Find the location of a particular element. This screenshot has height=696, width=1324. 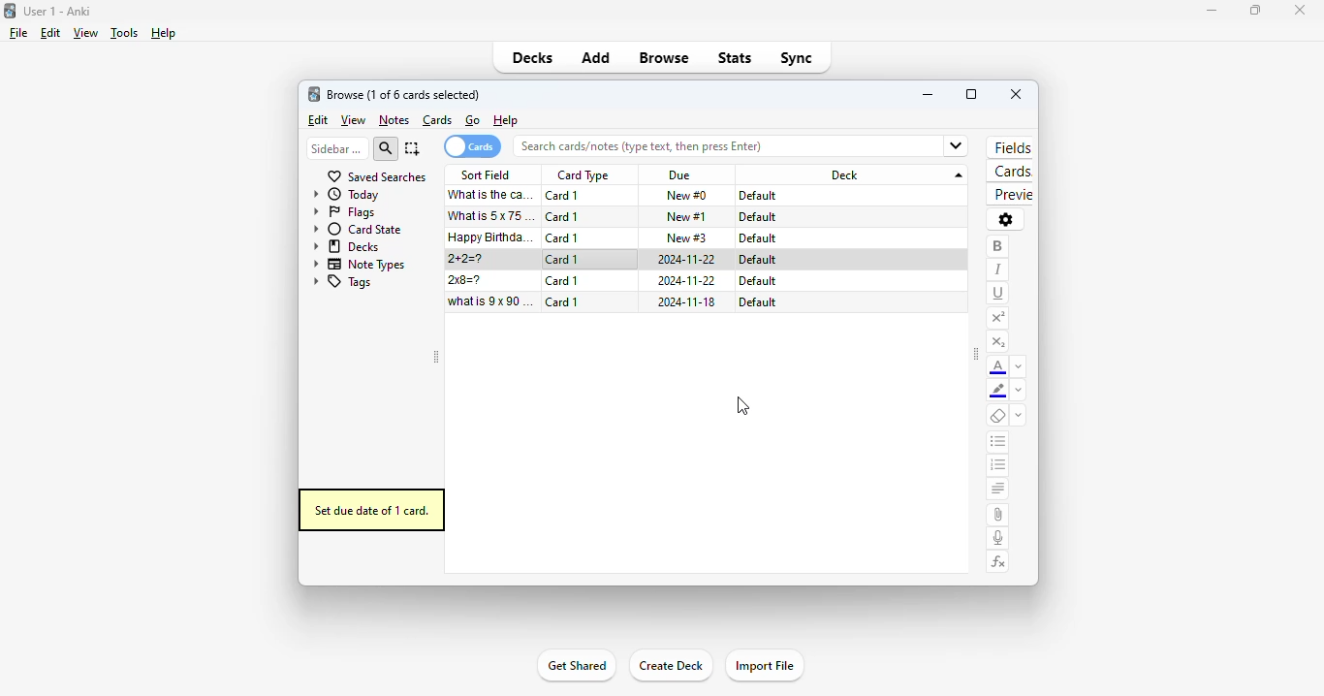

cards is located at coordinates (1010, 173).